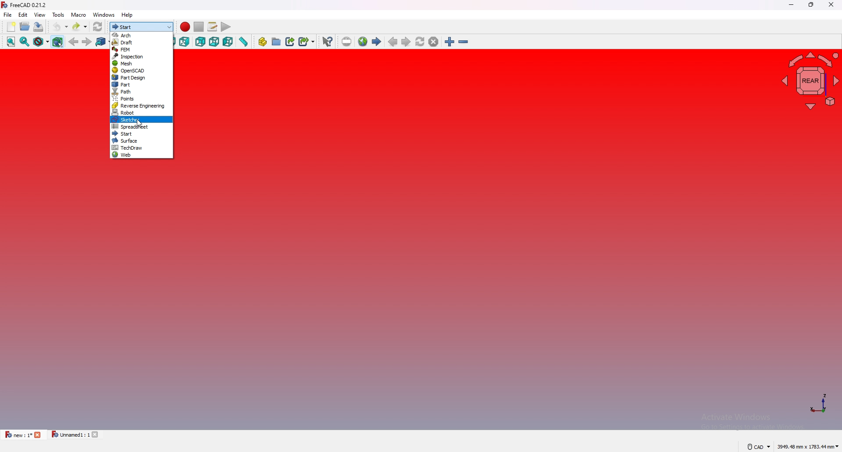  I want to click on OpenSCAD, so click(142, 70).